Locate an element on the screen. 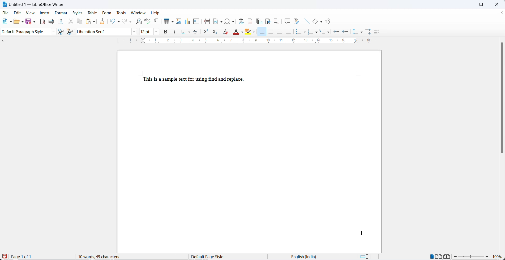 The image size is (505, 260). view is located at coordinates (30, 13).